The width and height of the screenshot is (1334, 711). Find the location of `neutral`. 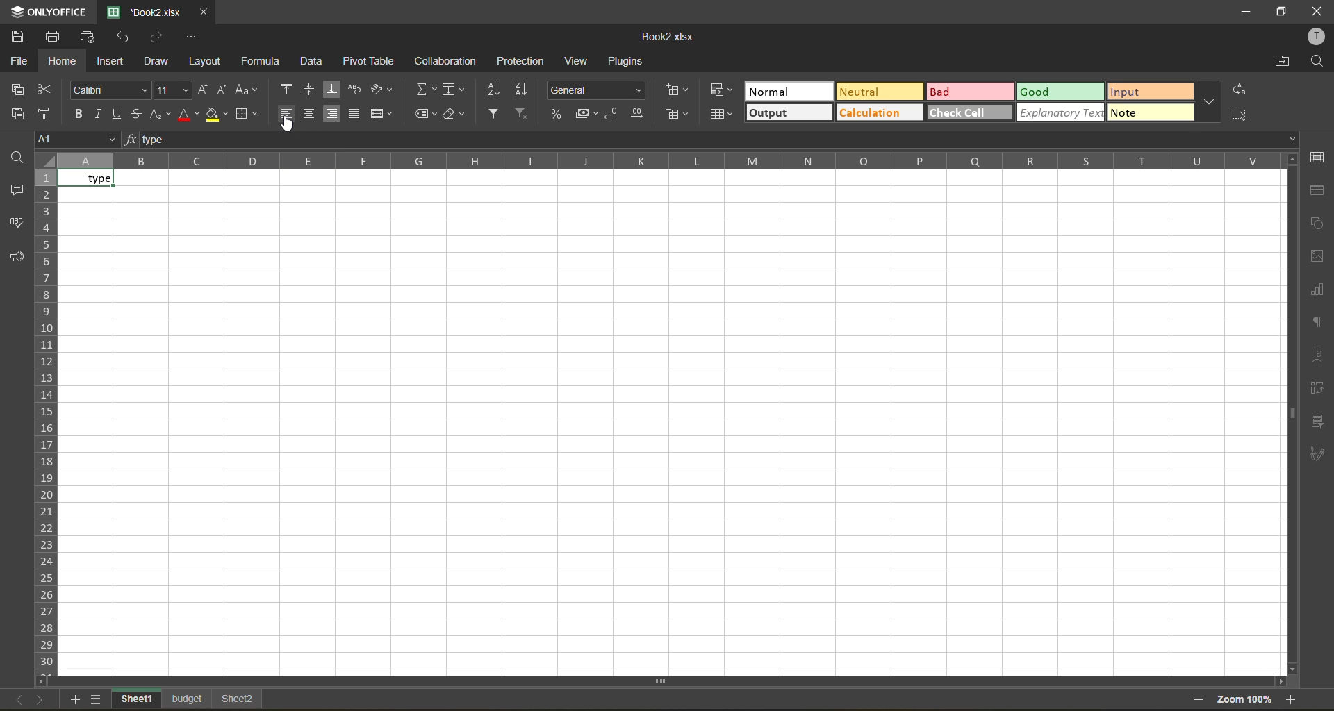

neutral is located at coordinates (878, 90).